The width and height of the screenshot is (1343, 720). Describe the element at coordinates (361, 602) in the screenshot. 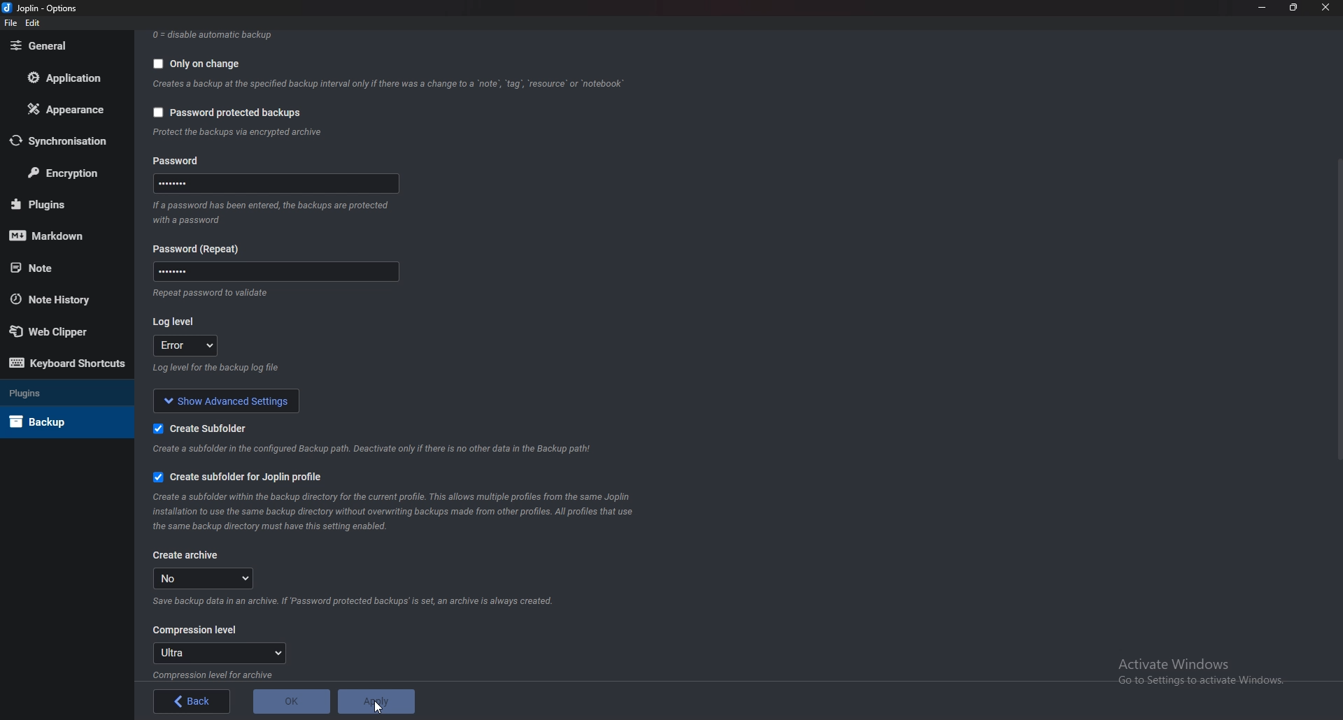

I see `Info` at that location.